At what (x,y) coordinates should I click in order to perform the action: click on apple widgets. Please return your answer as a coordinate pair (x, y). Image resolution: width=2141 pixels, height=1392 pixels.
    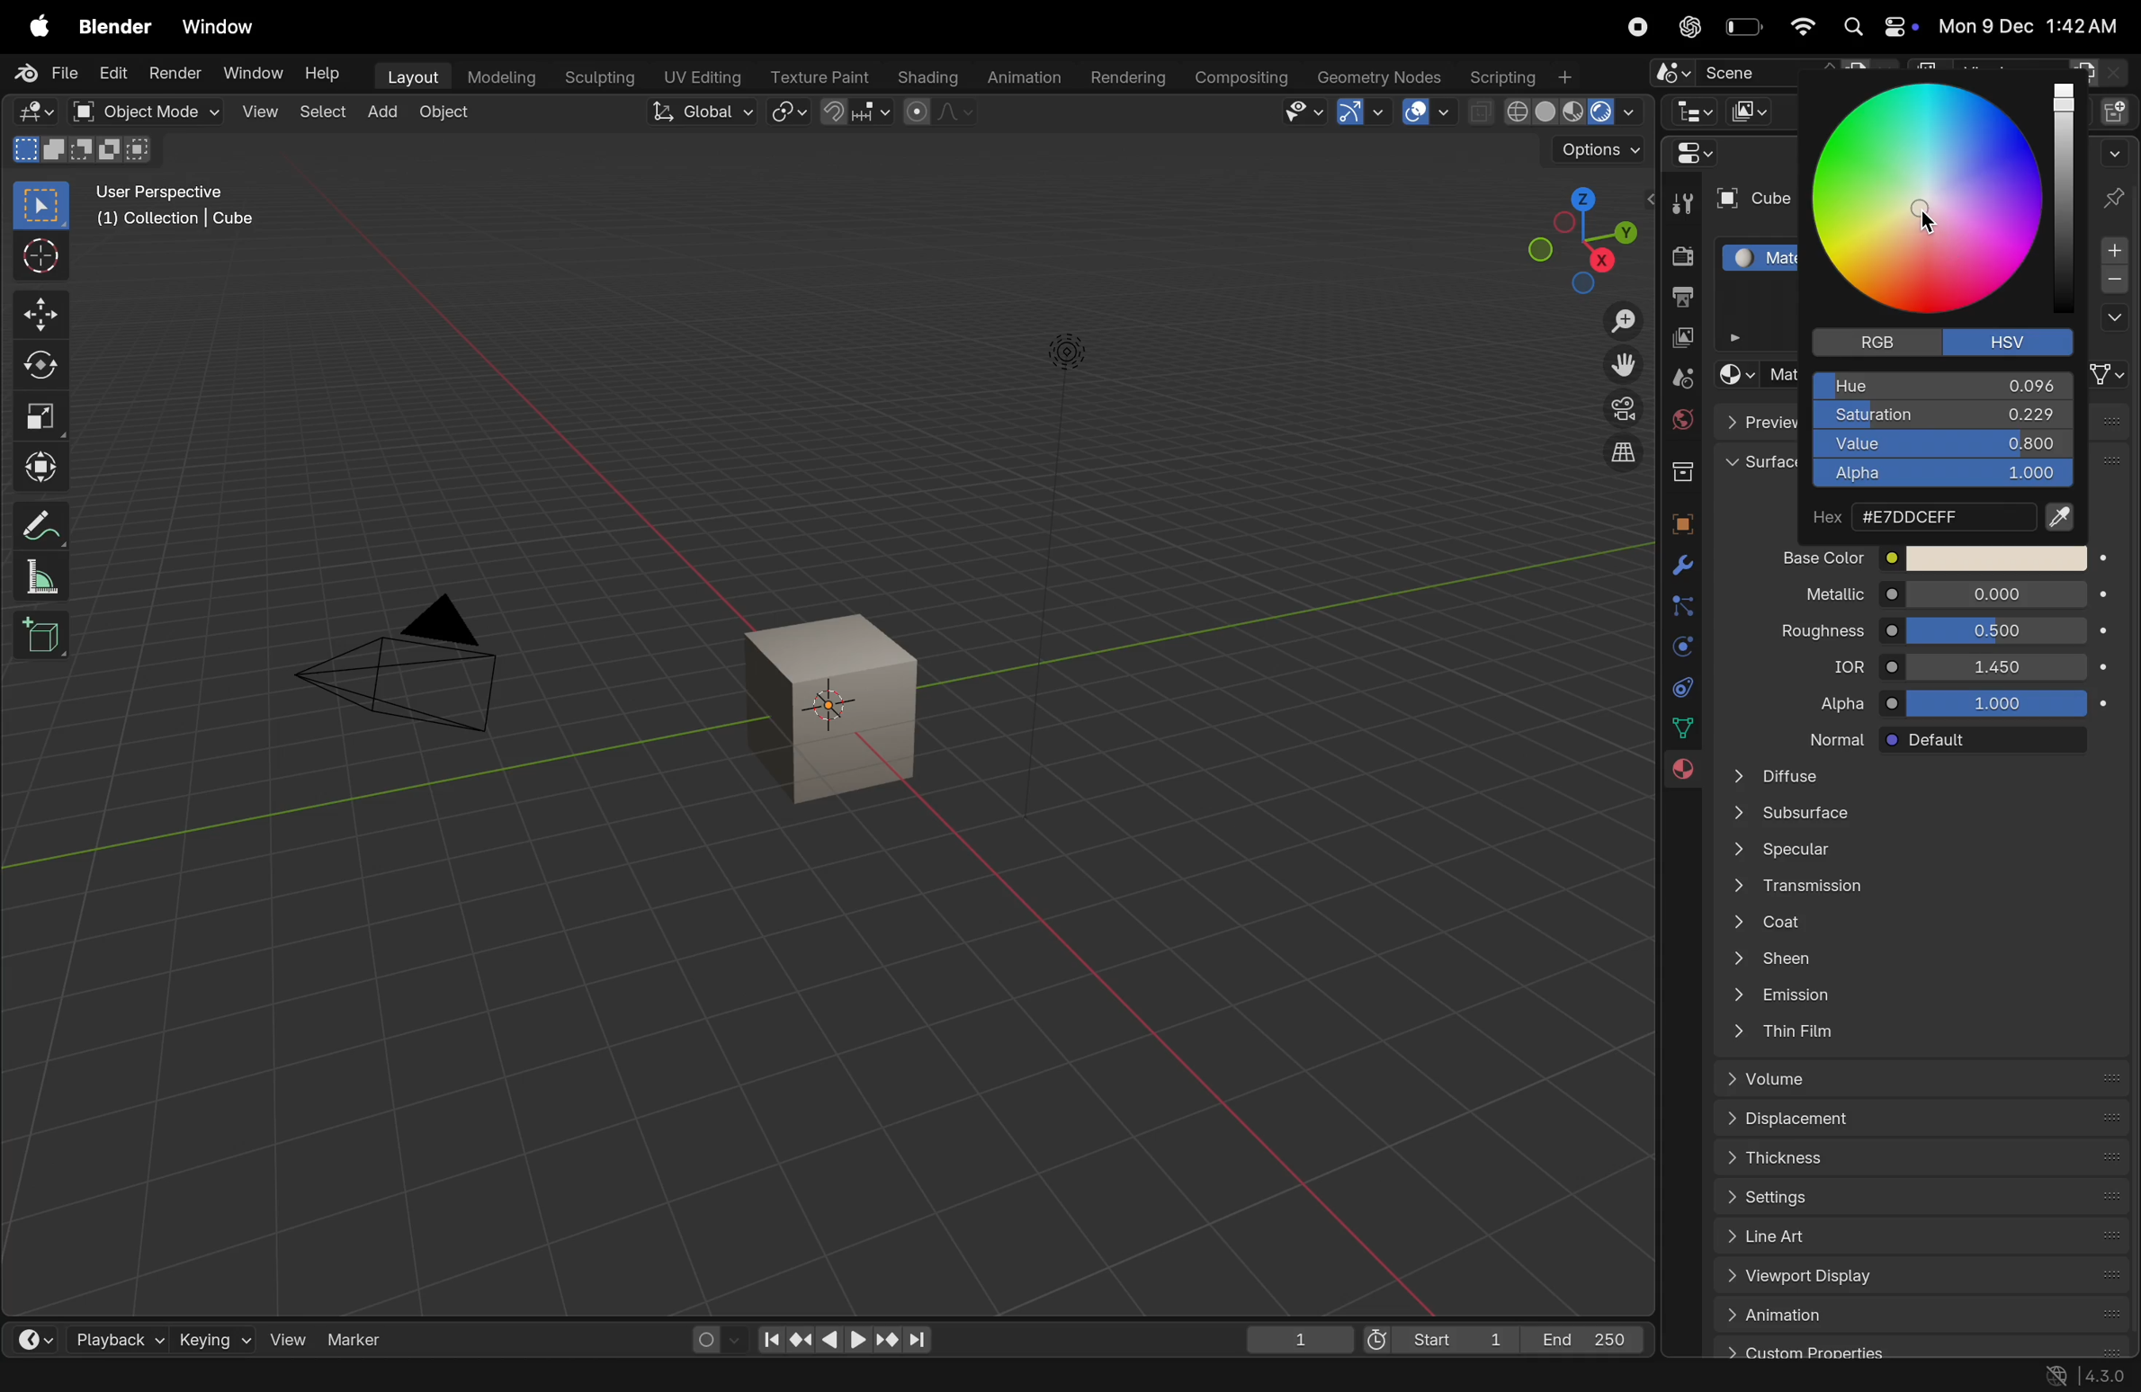
    Looking at the image, I should click on (1877, 27).